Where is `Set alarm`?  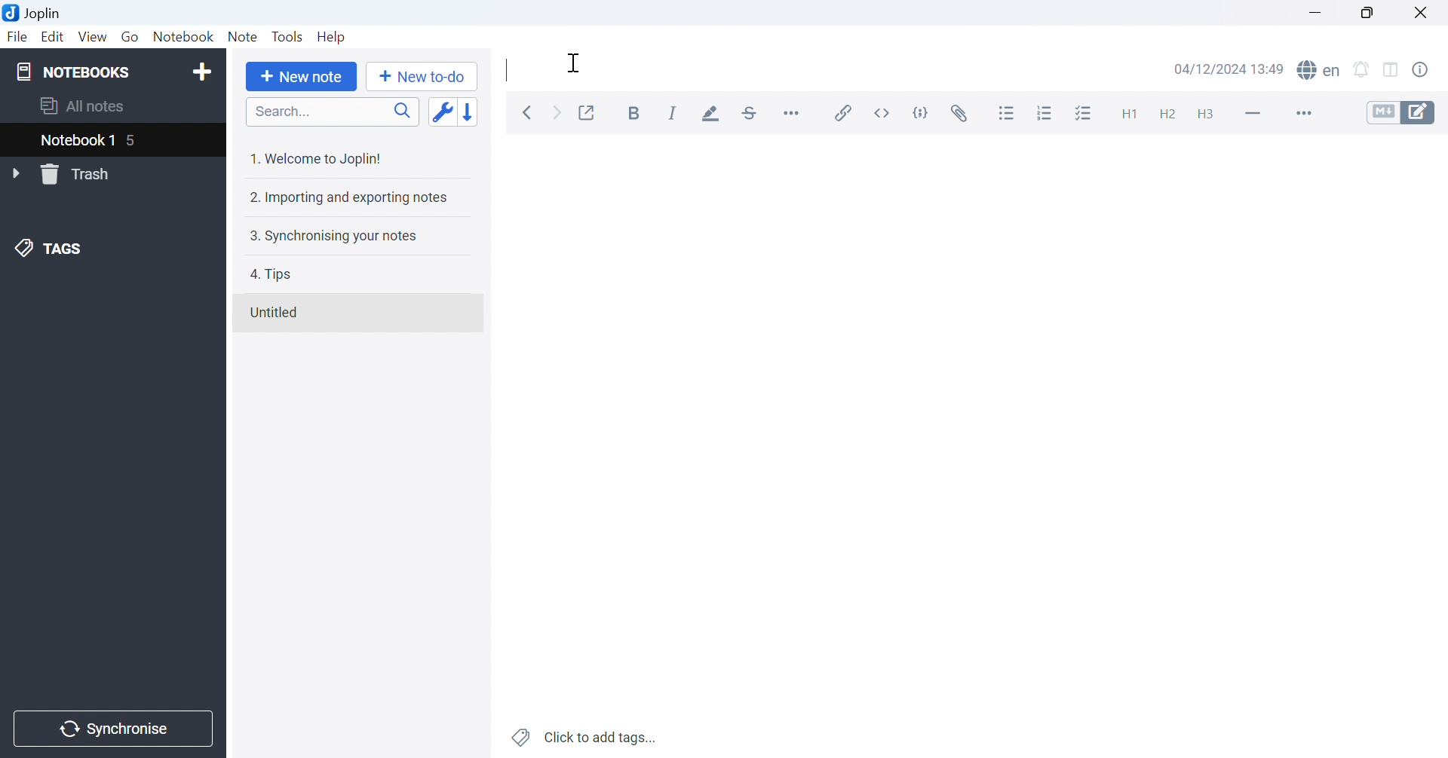 Set alarm is located at coordinates (1361, 69).